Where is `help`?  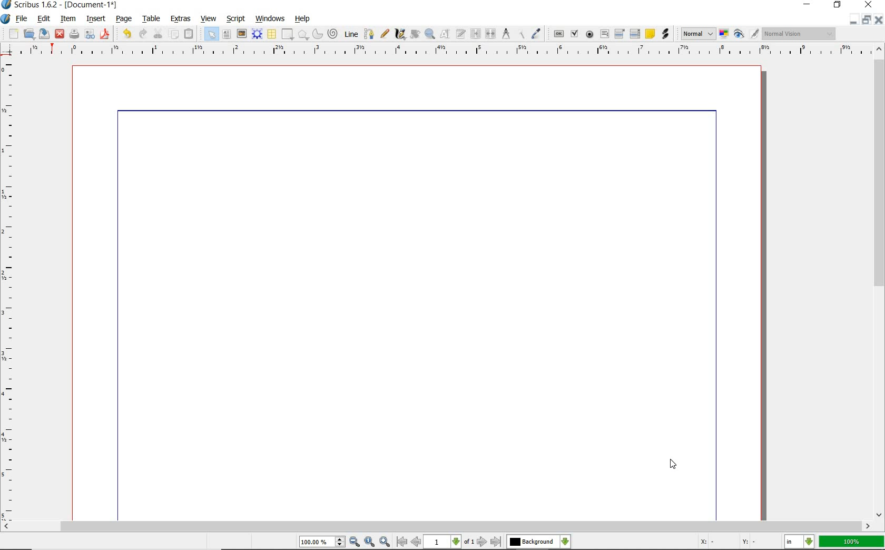
help is located at coordinates (304, 18).